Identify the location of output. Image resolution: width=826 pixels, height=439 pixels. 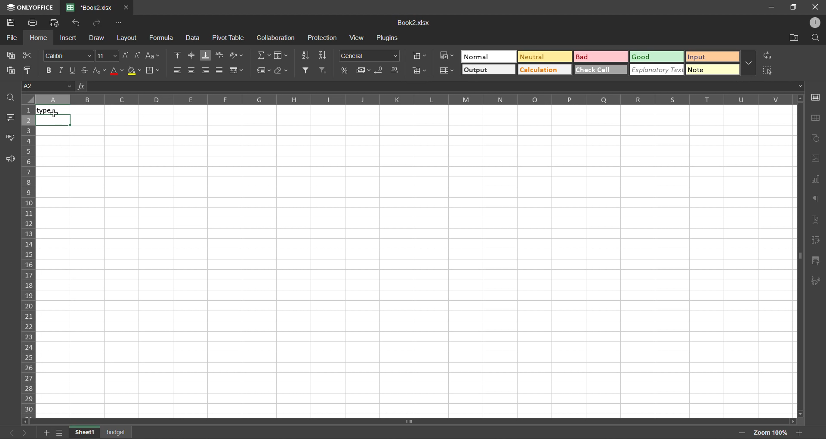
(488, 70).